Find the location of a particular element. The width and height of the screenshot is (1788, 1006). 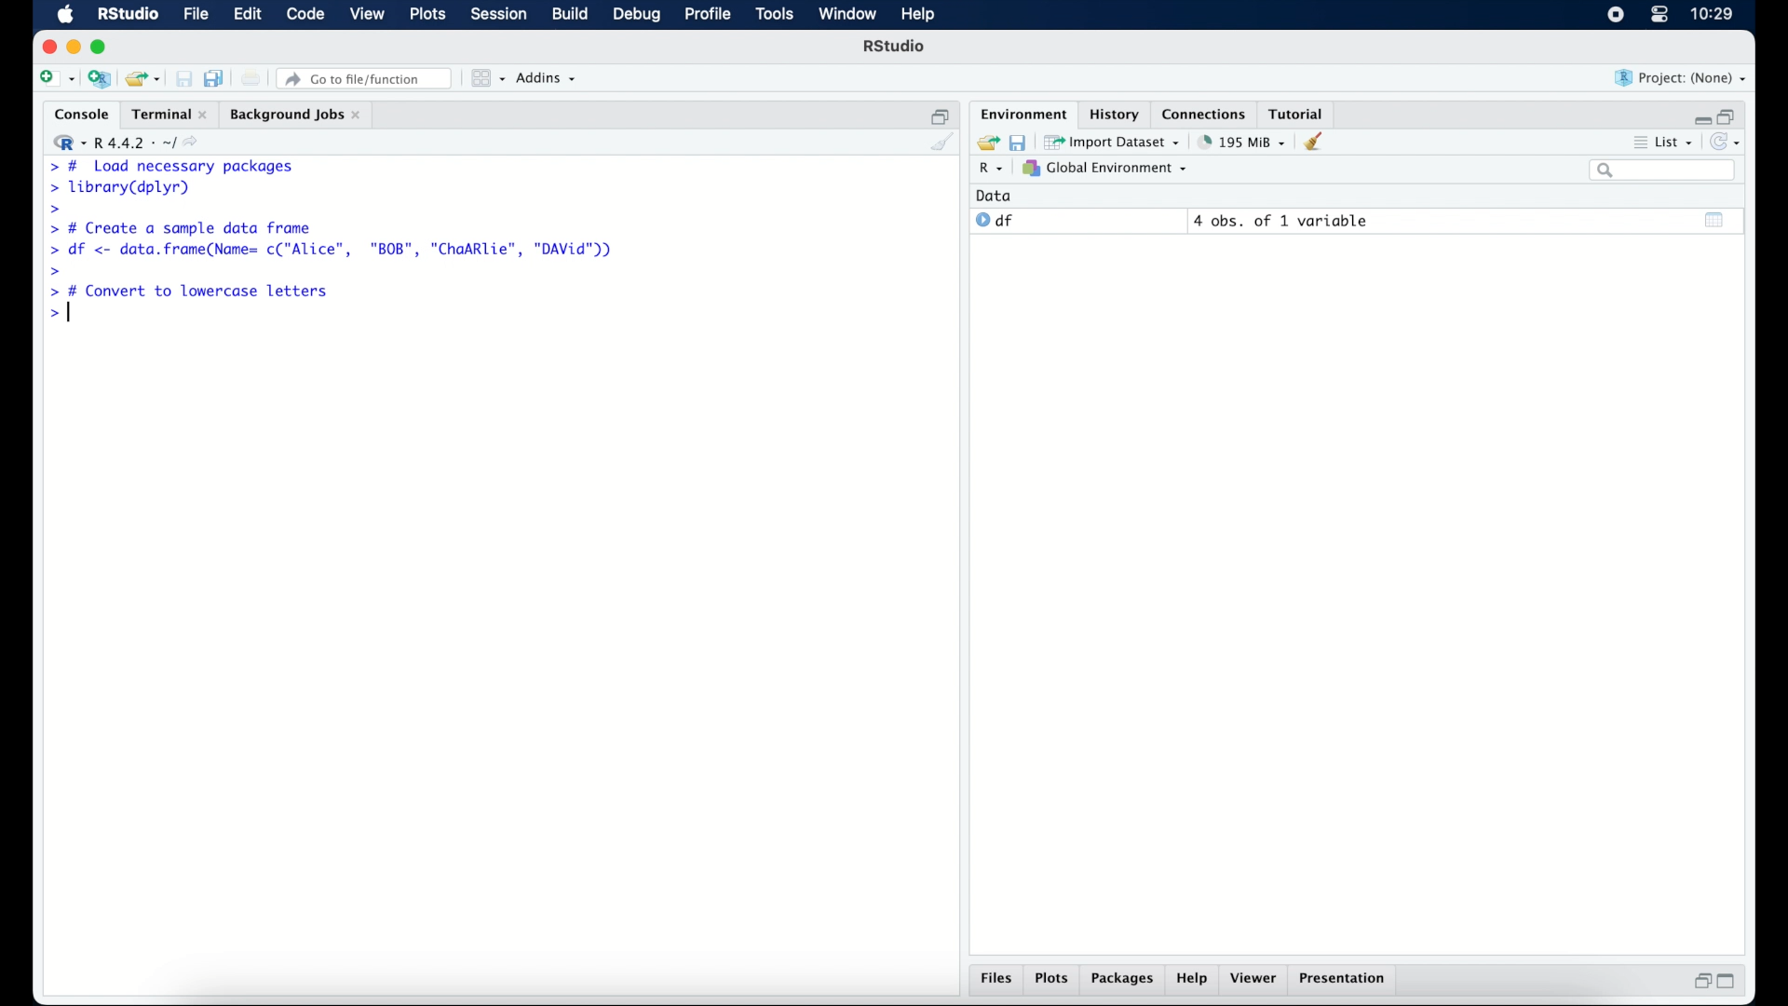

view is located at coordinates (368, 16).